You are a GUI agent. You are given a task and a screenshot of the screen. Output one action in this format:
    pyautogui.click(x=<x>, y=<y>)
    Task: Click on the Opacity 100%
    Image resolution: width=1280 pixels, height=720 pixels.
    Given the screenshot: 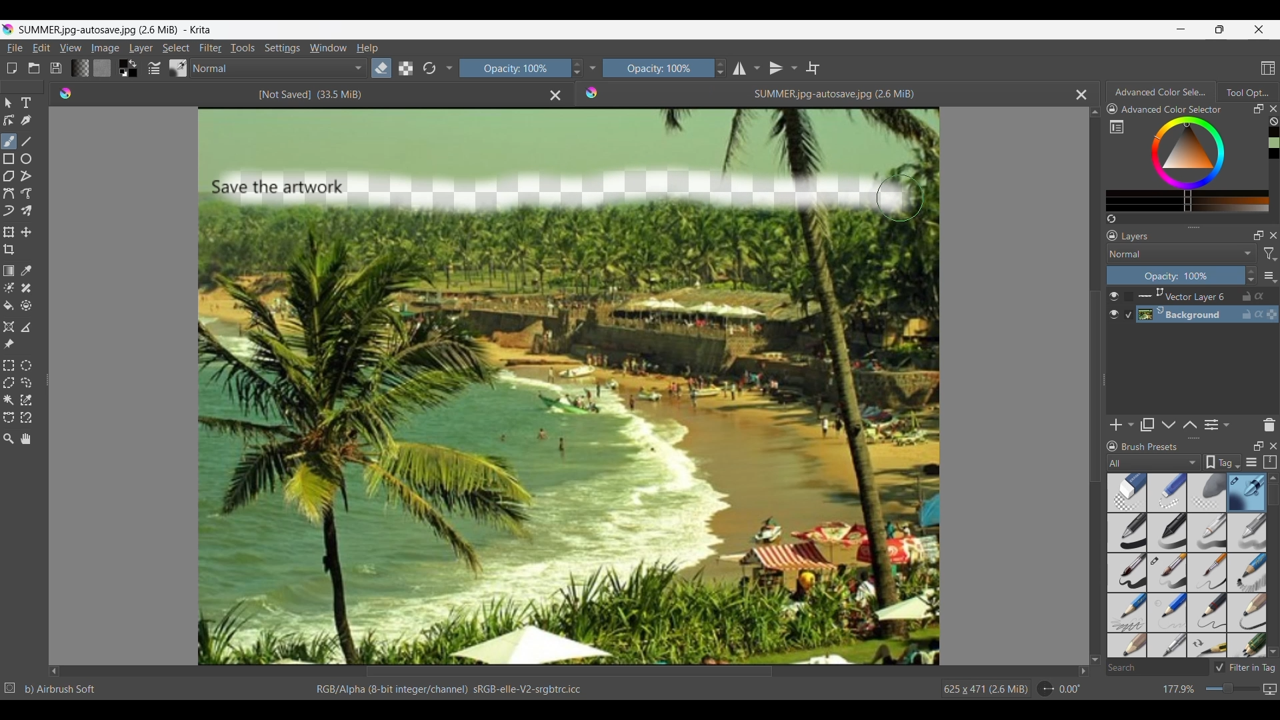 What is the action you would take?
    pyautogui.click(x=659, y=68)
    